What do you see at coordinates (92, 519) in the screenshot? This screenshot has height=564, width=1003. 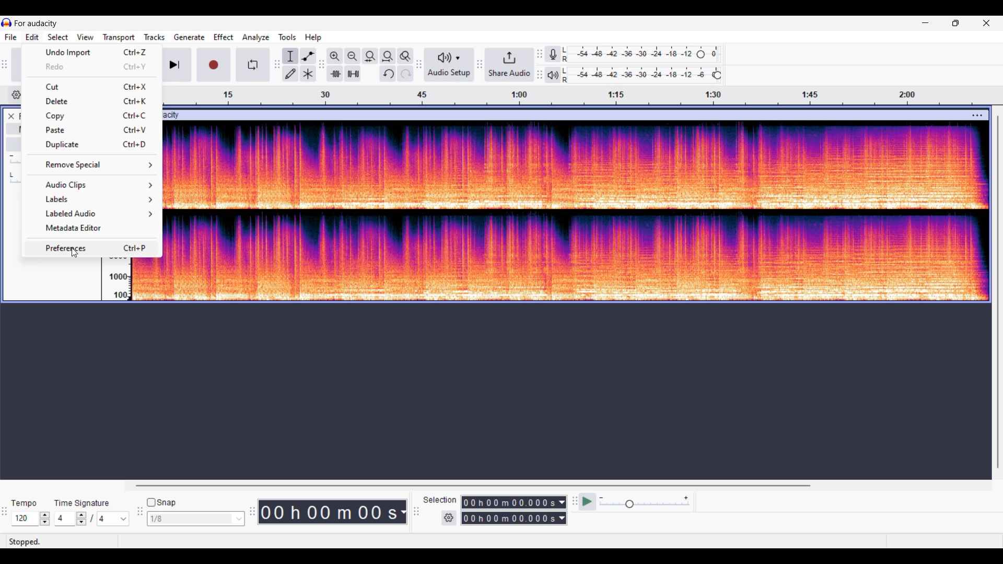 I see `Time signature settings` at bounding box center [92, 519].